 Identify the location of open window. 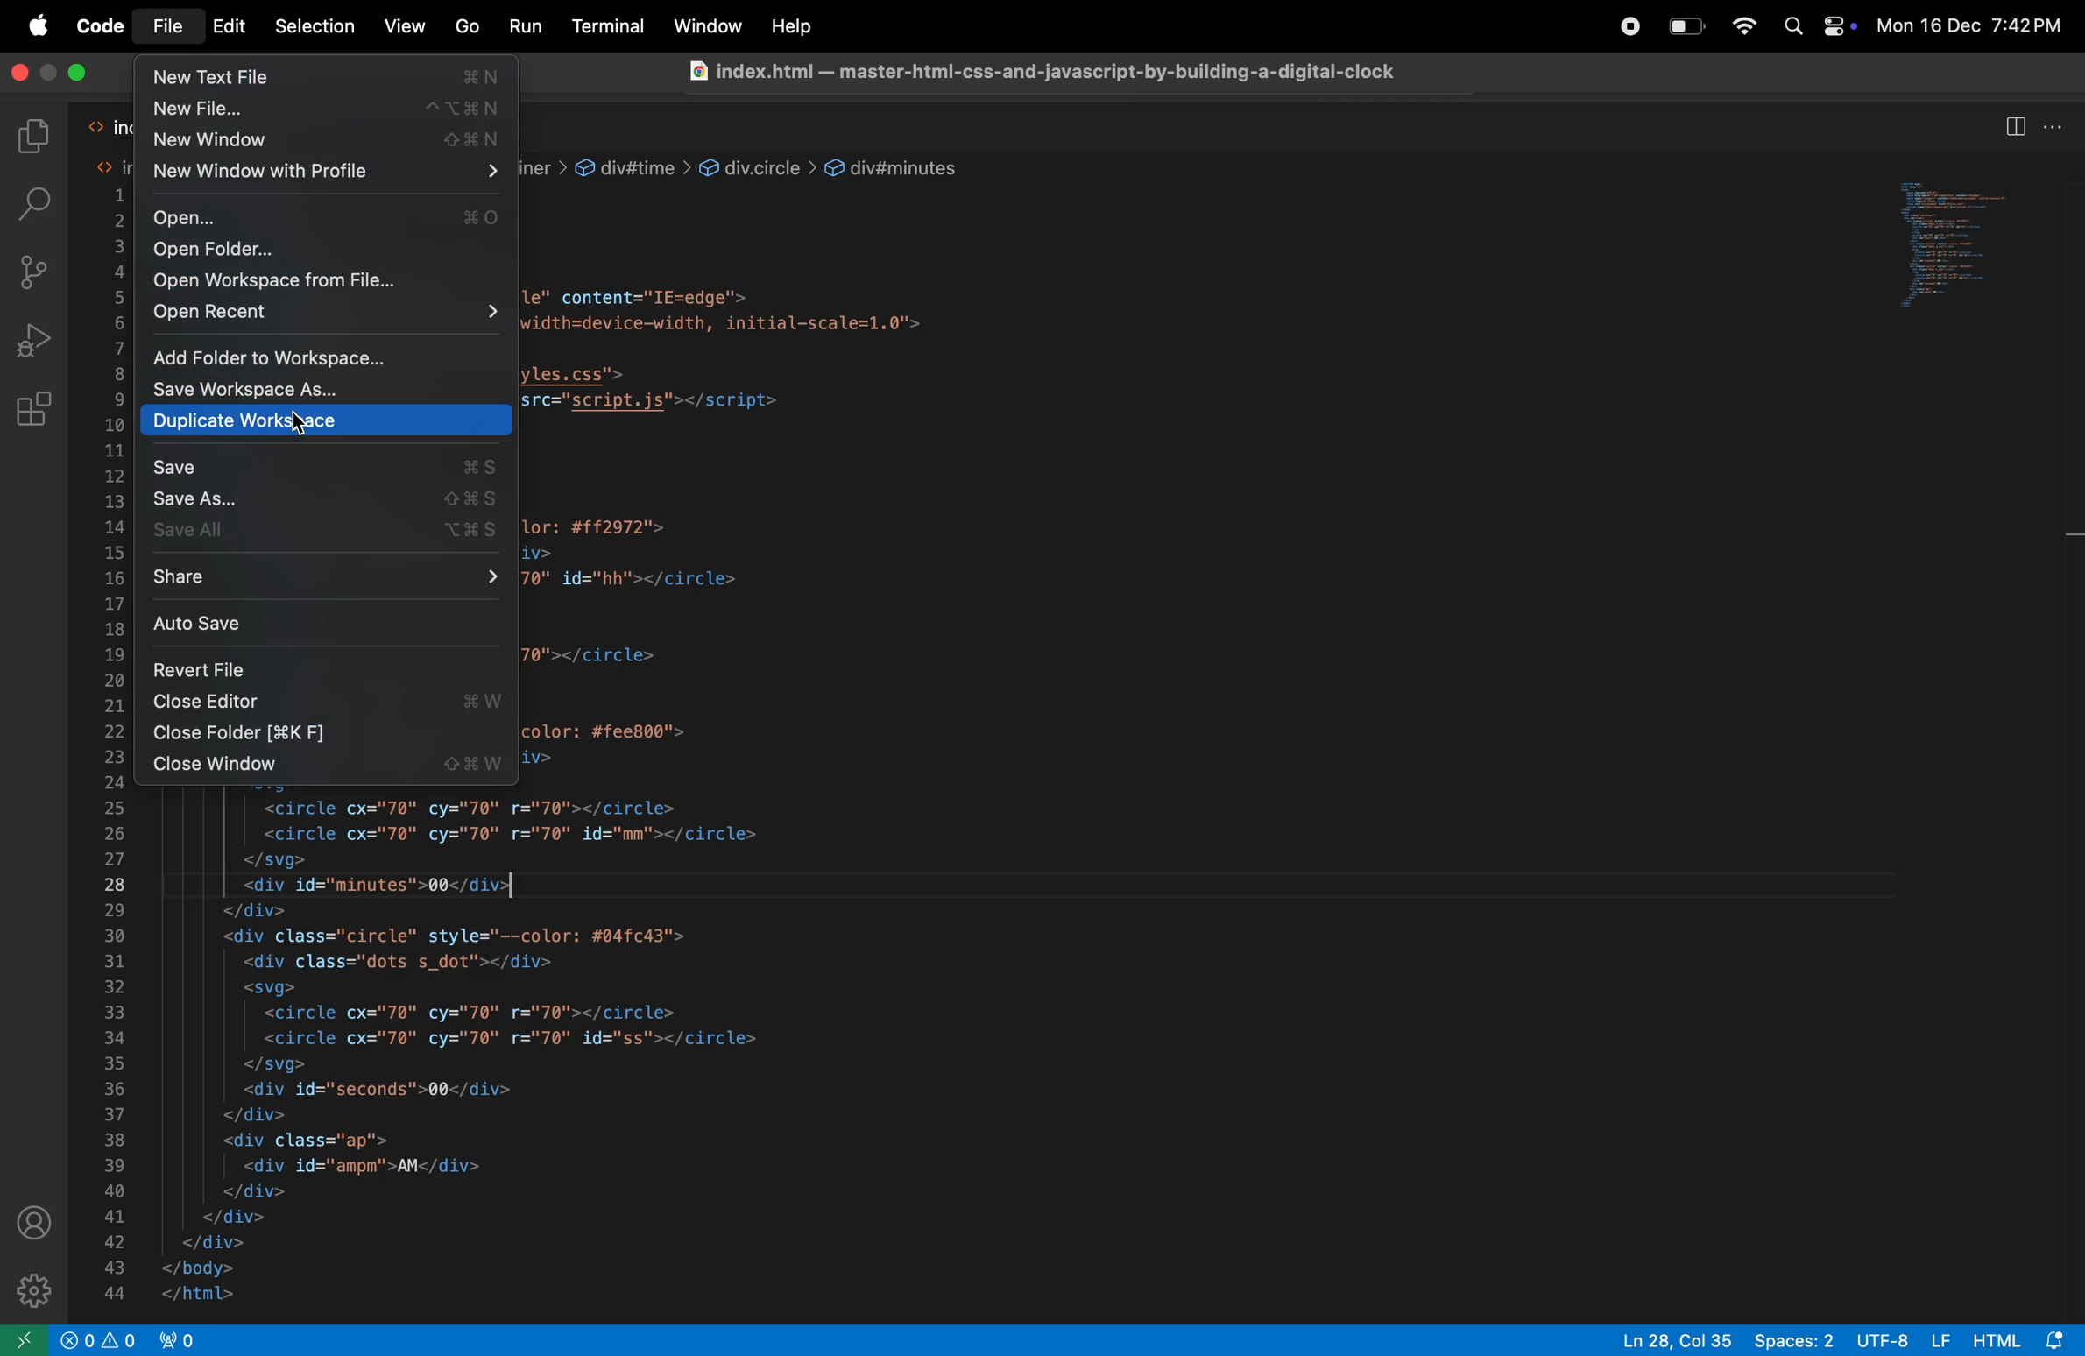
(26, 1341).